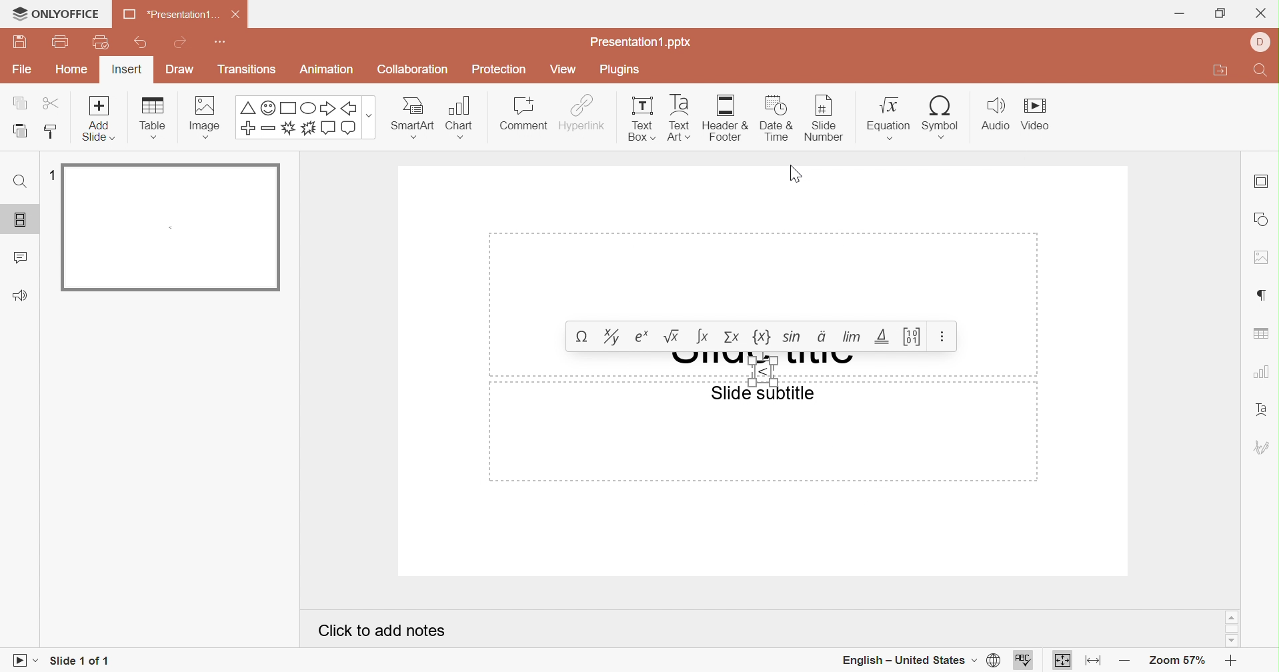 The height and width of the screenshot is (672, 1279). What do you see at coordinates (642, 119) in the screenshot?
I see `Text Box` at bounding box center [642, 119].